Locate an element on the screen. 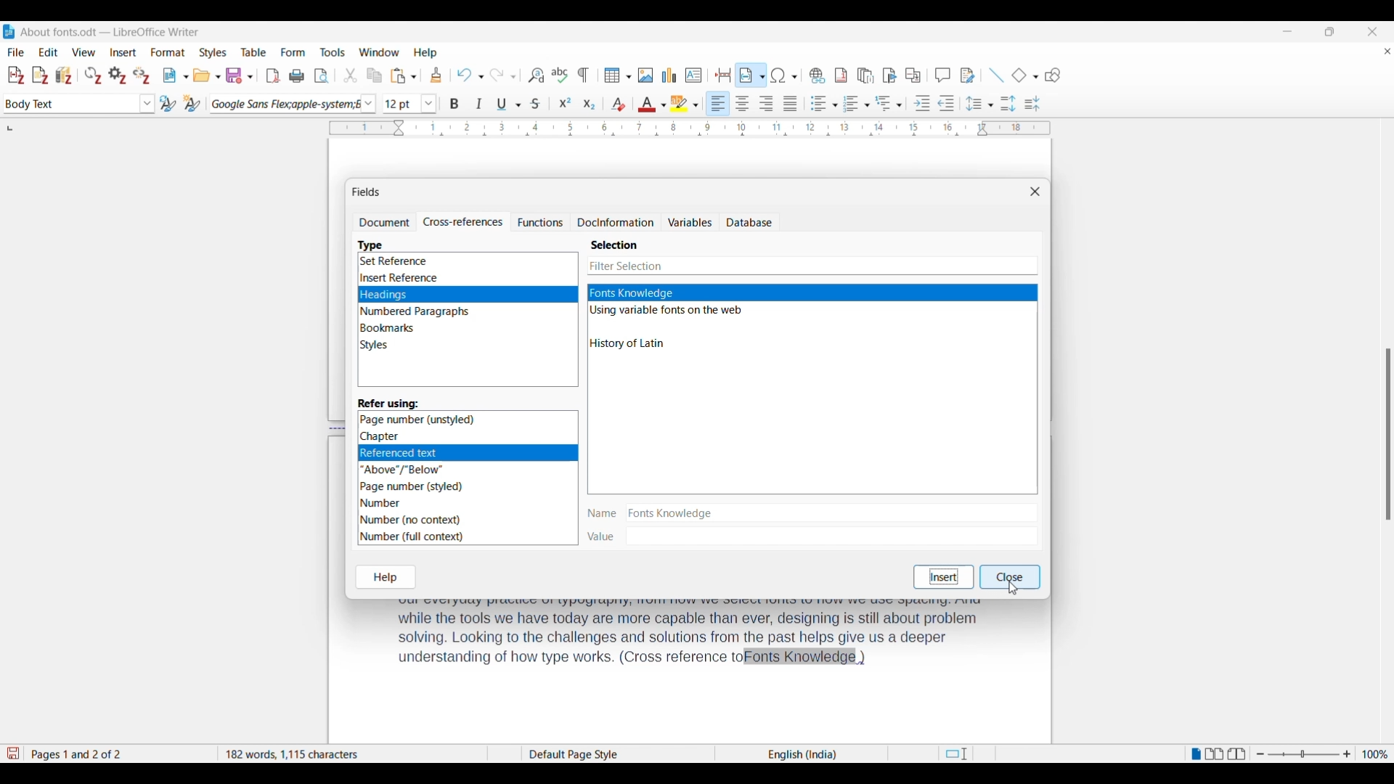 The image size is (1394, 784). Toggle print preview is located at coordinates (323, 76).